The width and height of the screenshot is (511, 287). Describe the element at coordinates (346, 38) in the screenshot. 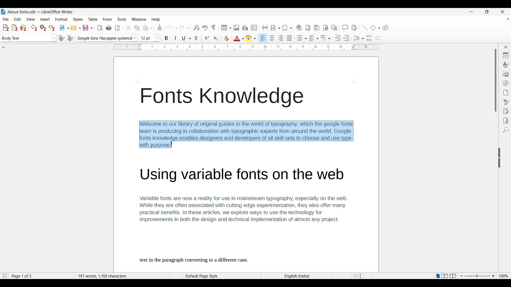

I see `Decrease indent` at that location.